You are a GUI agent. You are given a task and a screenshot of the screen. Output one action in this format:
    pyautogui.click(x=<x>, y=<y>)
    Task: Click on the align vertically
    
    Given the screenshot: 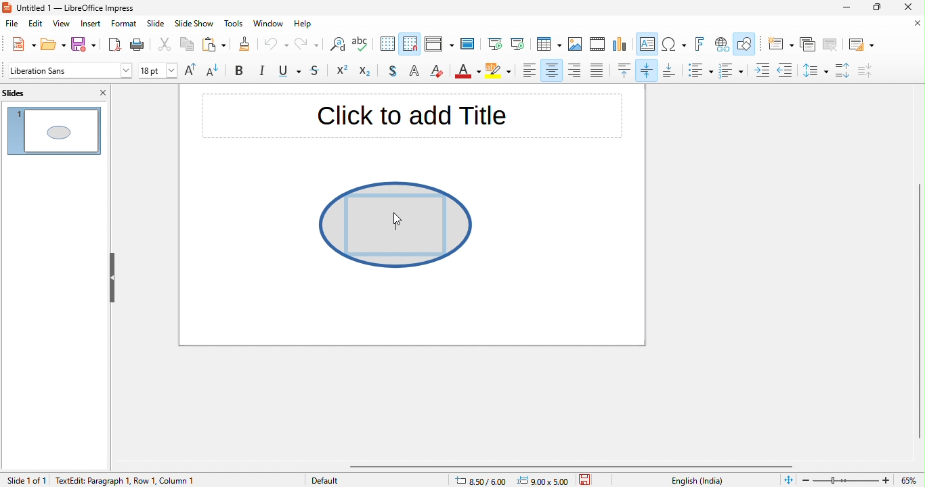 What is the action you would take?
    pyautogui.click(x=648, y=70)
    